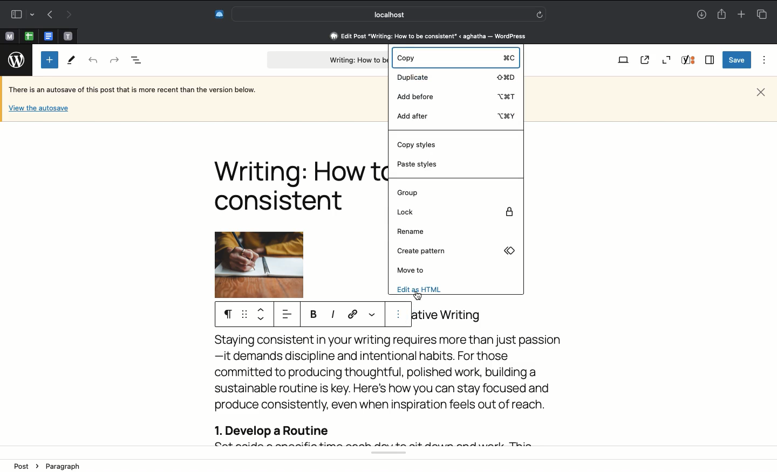  I want to click on Options, so click(399, 314).